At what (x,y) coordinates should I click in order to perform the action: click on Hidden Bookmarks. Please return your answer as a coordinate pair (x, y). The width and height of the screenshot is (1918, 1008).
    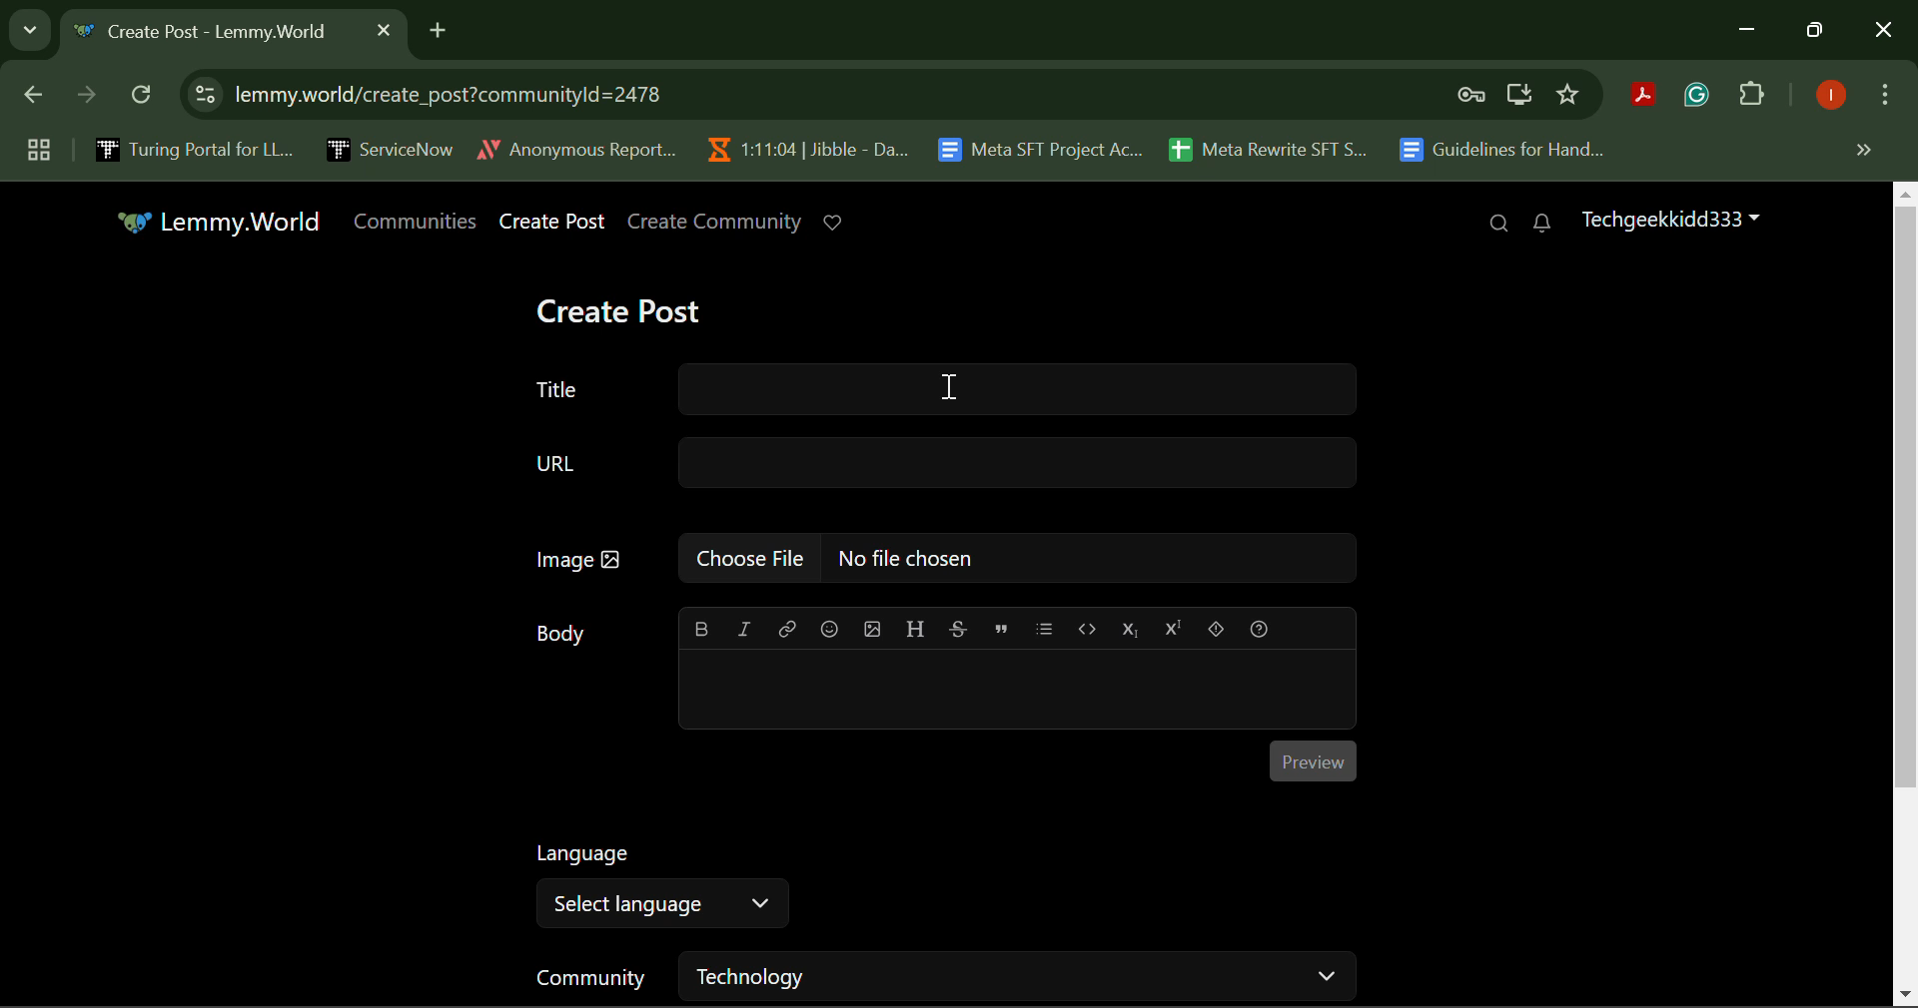
    Looking at the image, I should click on (1862, 149).